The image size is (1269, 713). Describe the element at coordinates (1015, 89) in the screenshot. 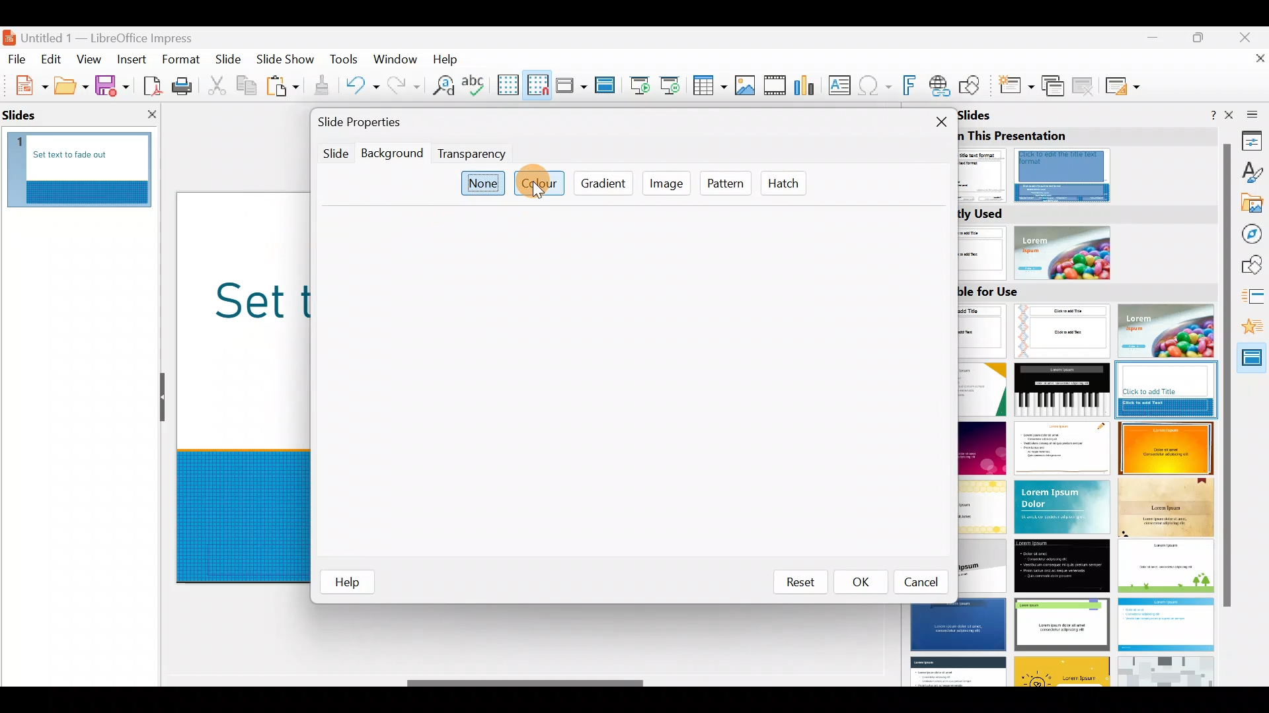

I see `New slide` at that location.